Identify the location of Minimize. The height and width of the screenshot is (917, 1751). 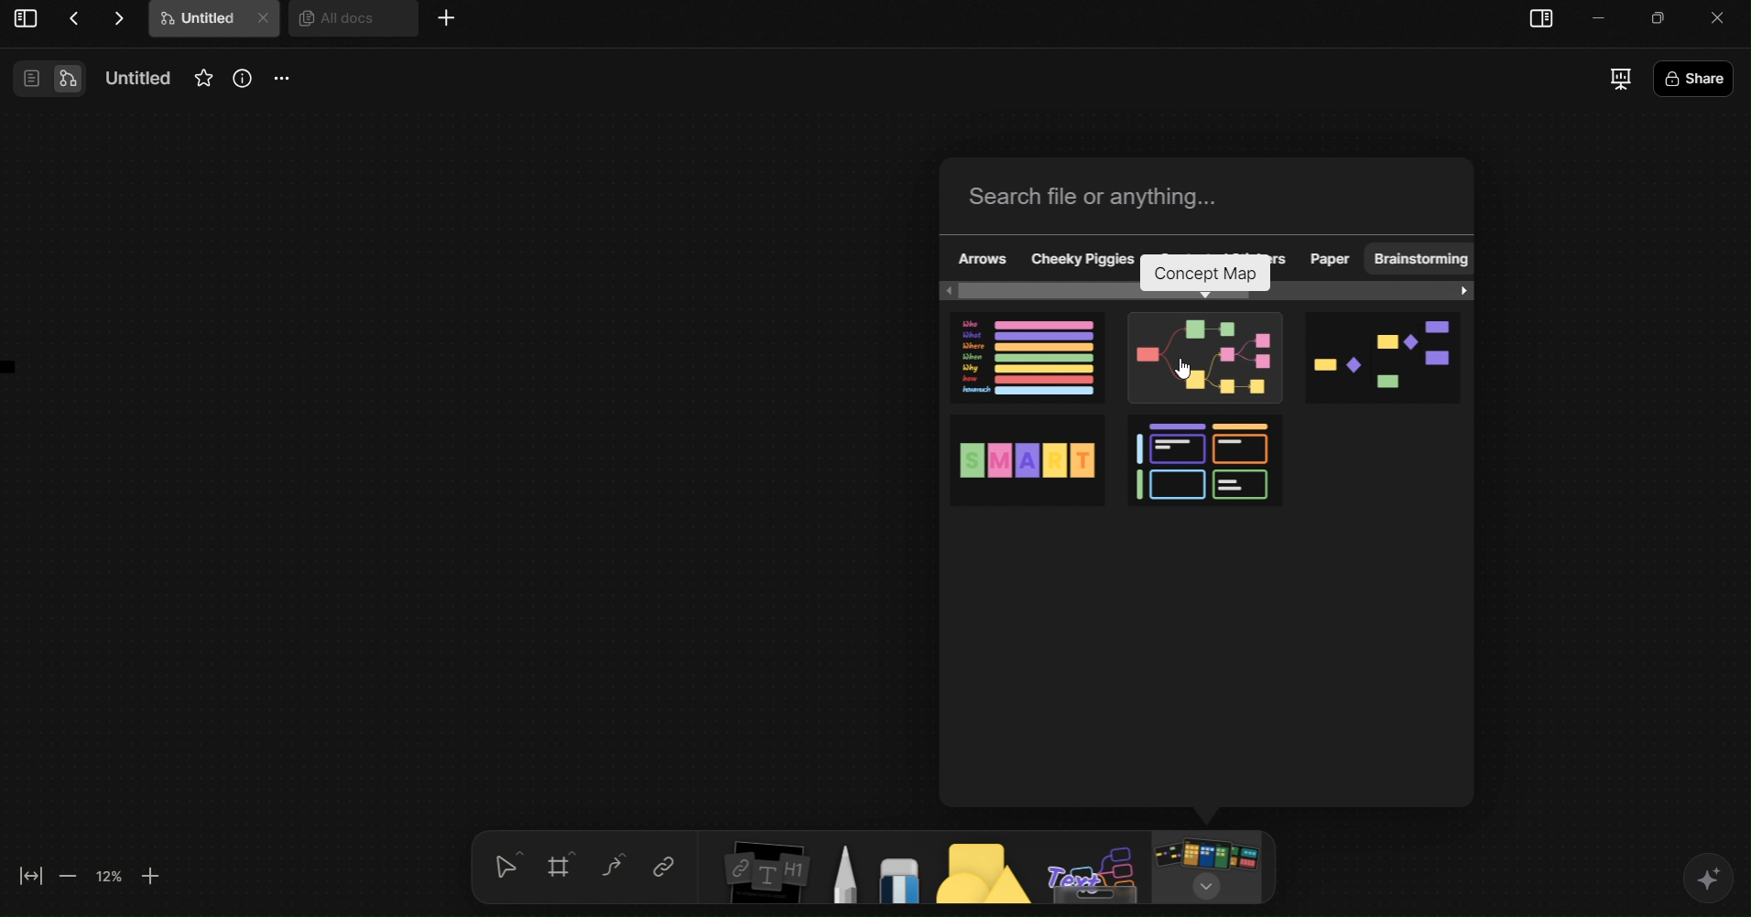
(1663, 16).